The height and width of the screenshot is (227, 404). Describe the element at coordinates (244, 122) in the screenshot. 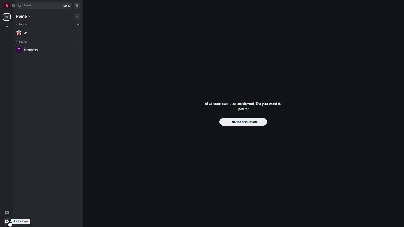

I see `join the discussion` at that location.